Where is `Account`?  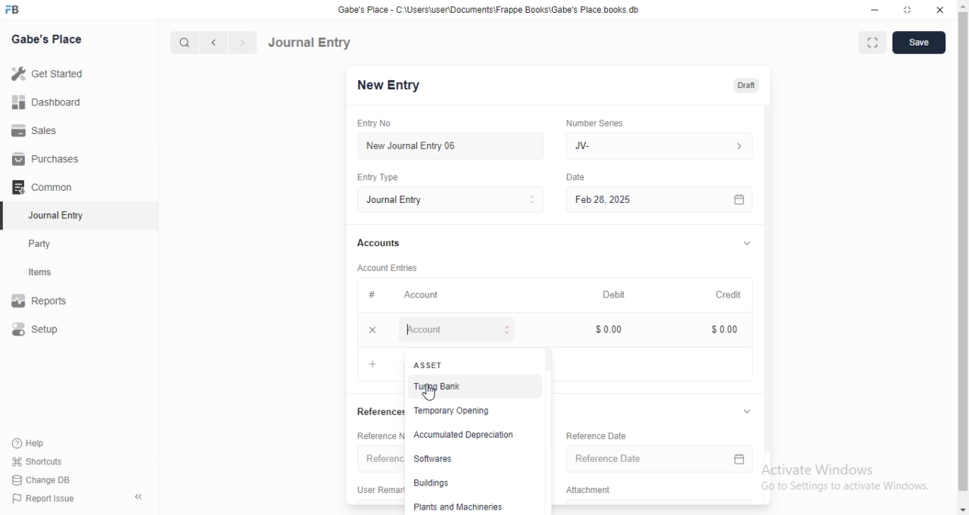 Account is located at coordinates (460, 329).